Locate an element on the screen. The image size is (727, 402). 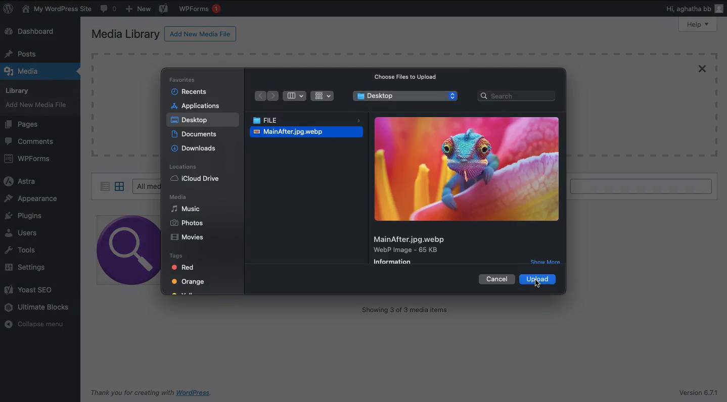
Pages is located at coordinates (24, 125).